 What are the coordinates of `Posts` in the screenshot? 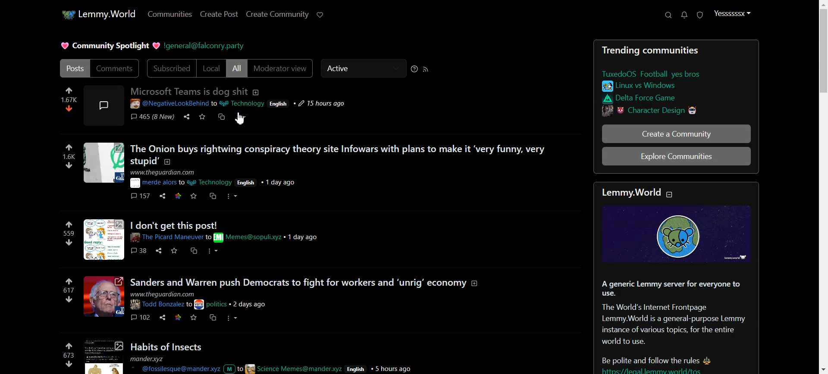 It's located at (74, 68).